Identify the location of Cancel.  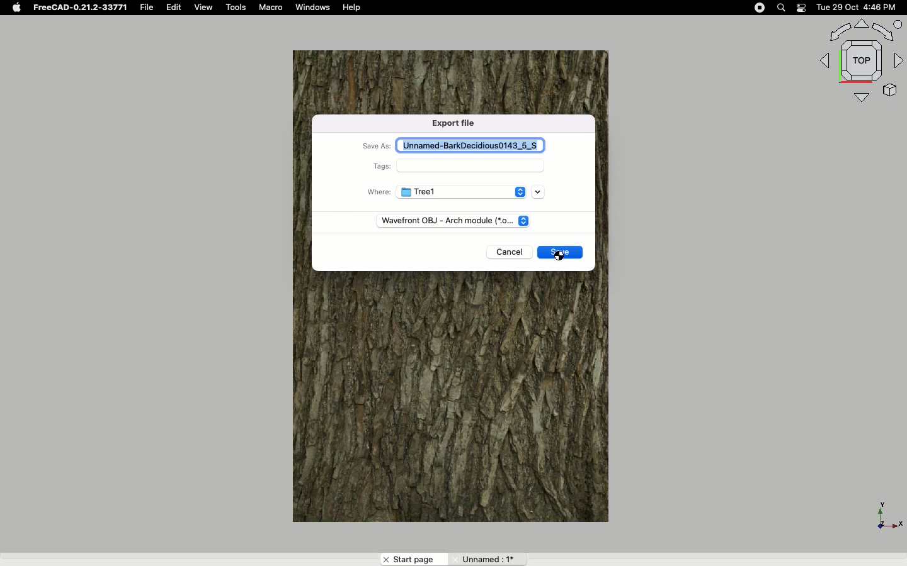
(510, 253).